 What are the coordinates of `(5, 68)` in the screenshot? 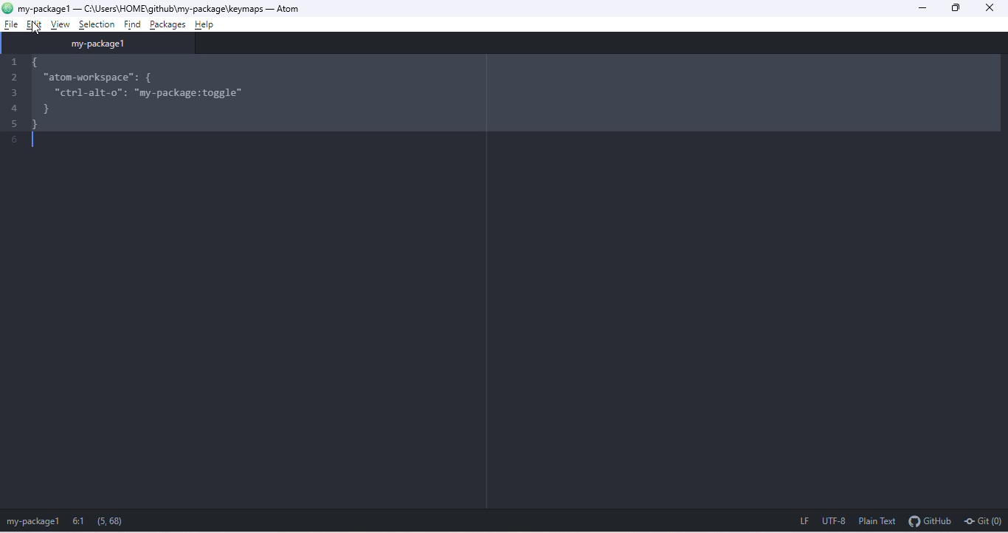 It's located at (112, 520).